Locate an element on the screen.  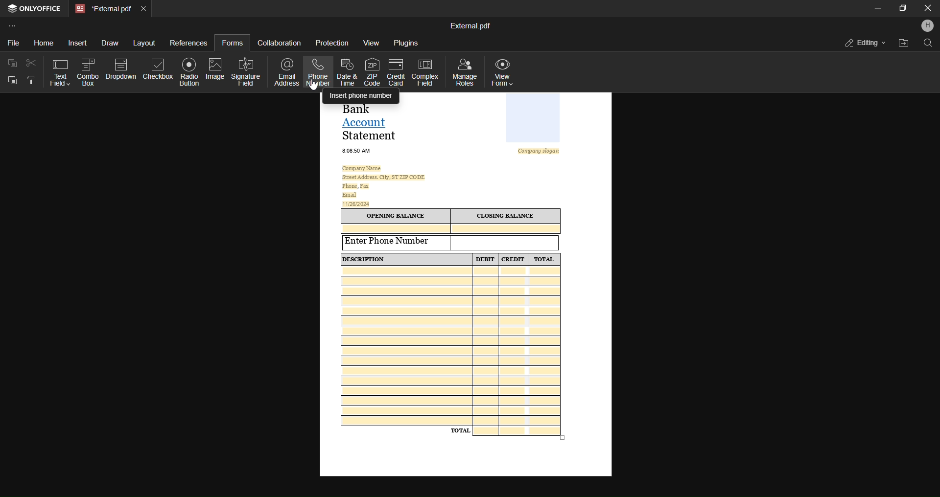
credit card is located at coordinates (397, 71).